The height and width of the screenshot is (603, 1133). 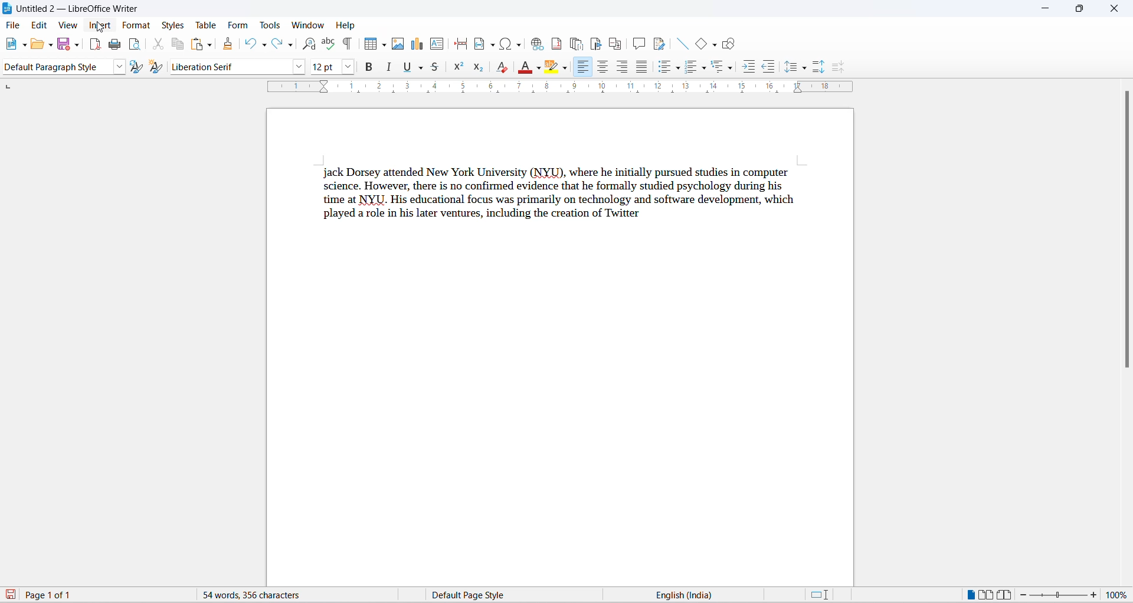 I want to click on line spacing options, so click(x=807, y=69).